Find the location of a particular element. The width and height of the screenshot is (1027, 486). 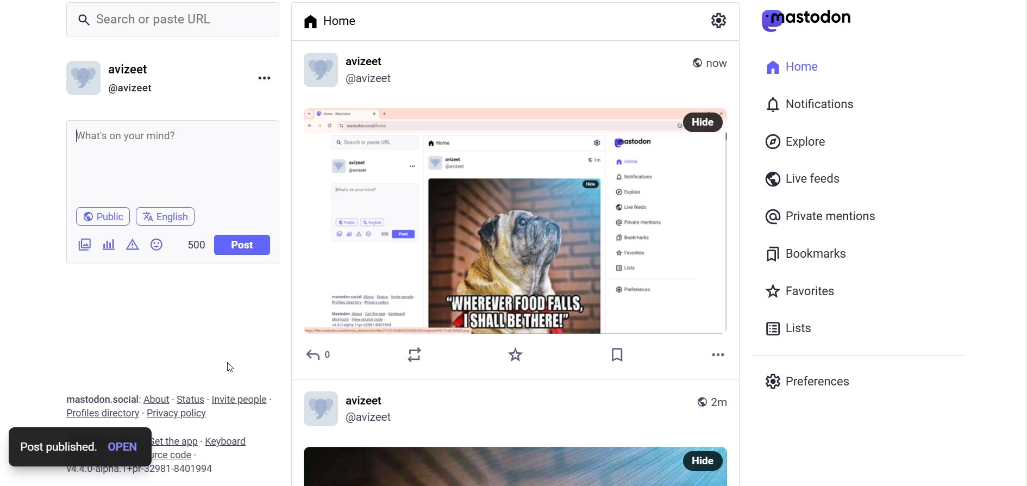

post is located at coordinates (241, 245).